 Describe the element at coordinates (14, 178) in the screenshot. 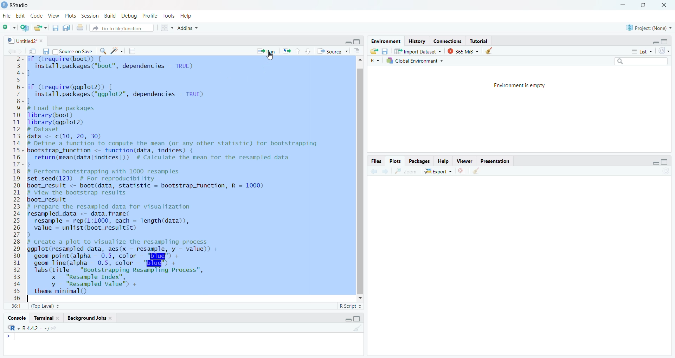

I see `23456789101112131415161718192021222324252627282930313233343536` at that location.